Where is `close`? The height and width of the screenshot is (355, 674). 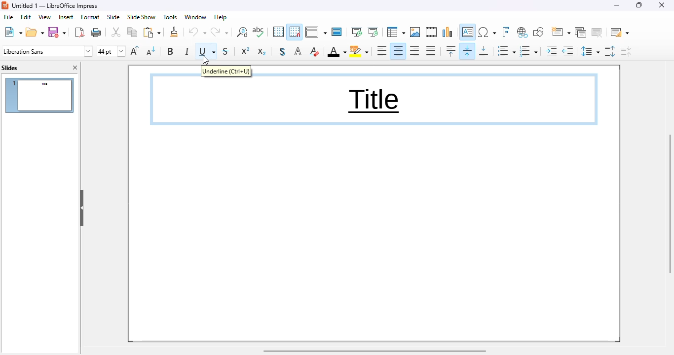 close is located at coordinates (662, 5).